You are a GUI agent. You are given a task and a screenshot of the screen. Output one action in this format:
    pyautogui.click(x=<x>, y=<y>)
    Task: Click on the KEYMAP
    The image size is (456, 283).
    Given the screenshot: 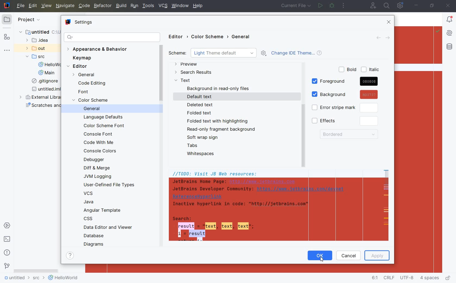 What is the action you would take?
    pyautogui.click(x=83, y=58)
    